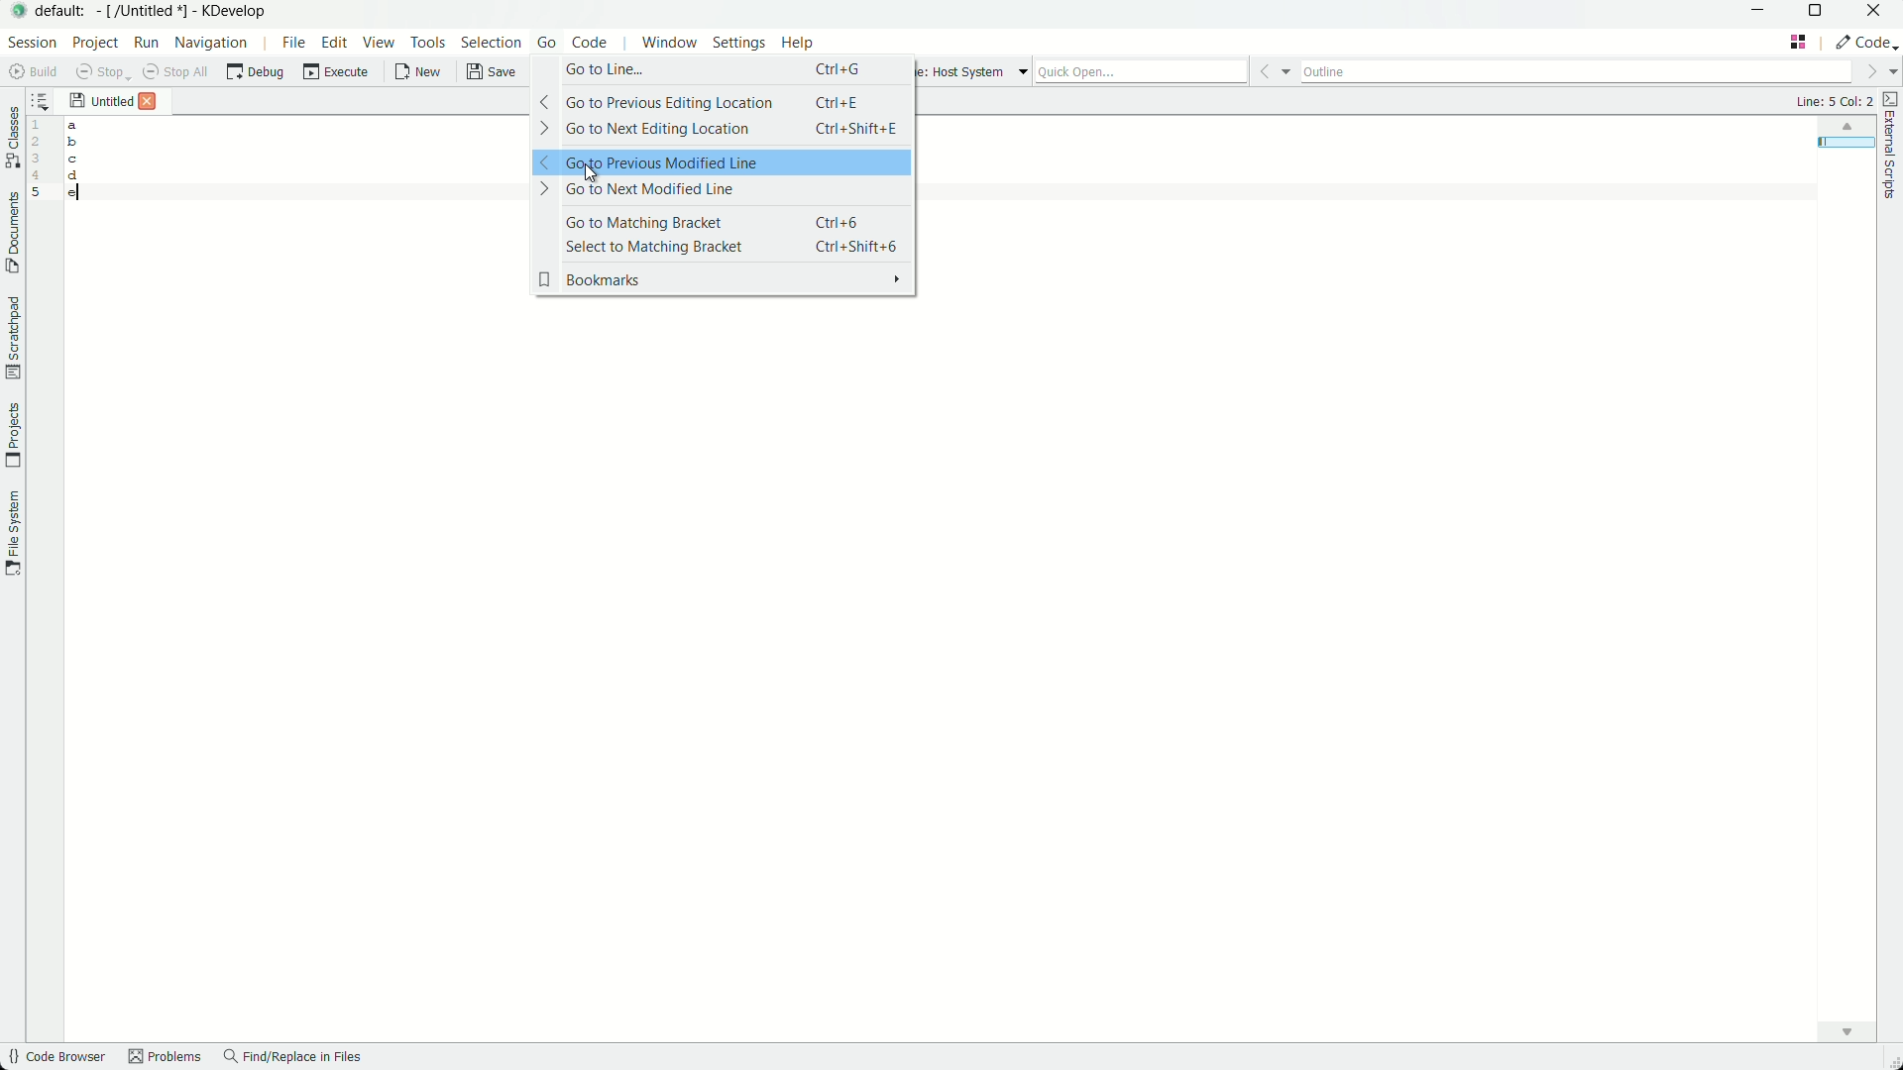 Image resolution: width=1903 pixels, height=1070 pixels. Describe the element at coordinates (12, 235) in the screenshot. I see `documents` at that location.